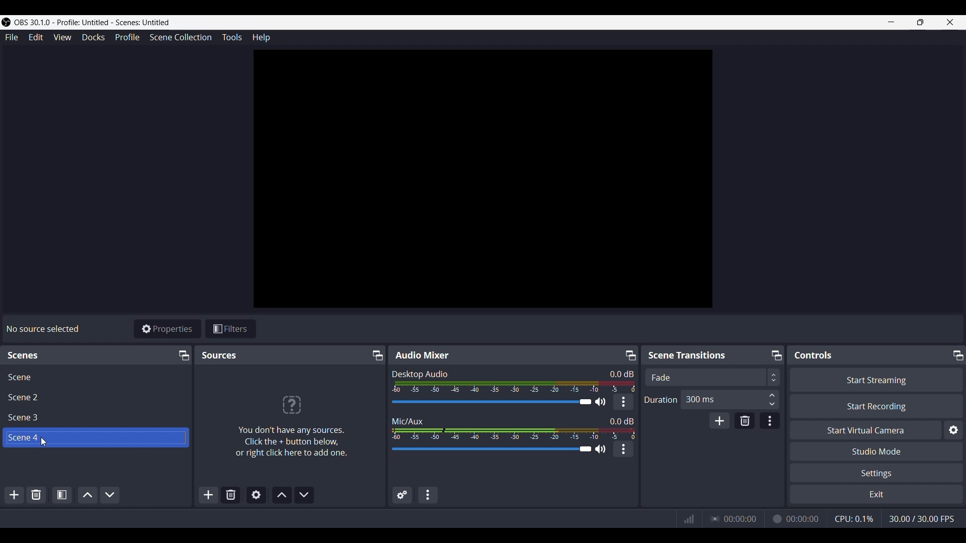 The width and height of the screenshot is (966, 543). What do you see at coordinates (601, 402) in the screenshot?
I see `Speaker Icon` at bounding box center [601, 402].